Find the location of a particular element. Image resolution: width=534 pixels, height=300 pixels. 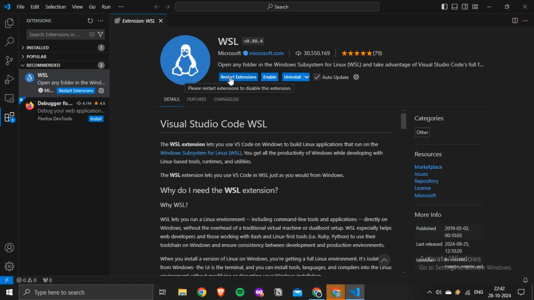

customize layout is located at coordinates (475, 7).